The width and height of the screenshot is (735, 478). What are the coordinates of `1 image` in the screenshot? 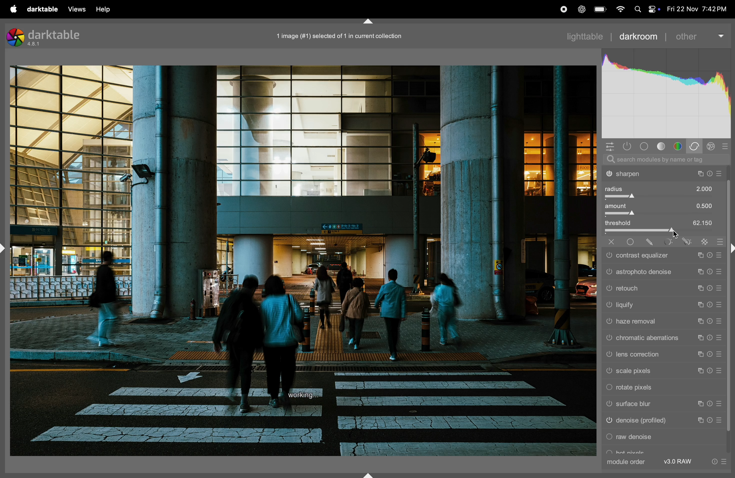 It's located at (343, 35).